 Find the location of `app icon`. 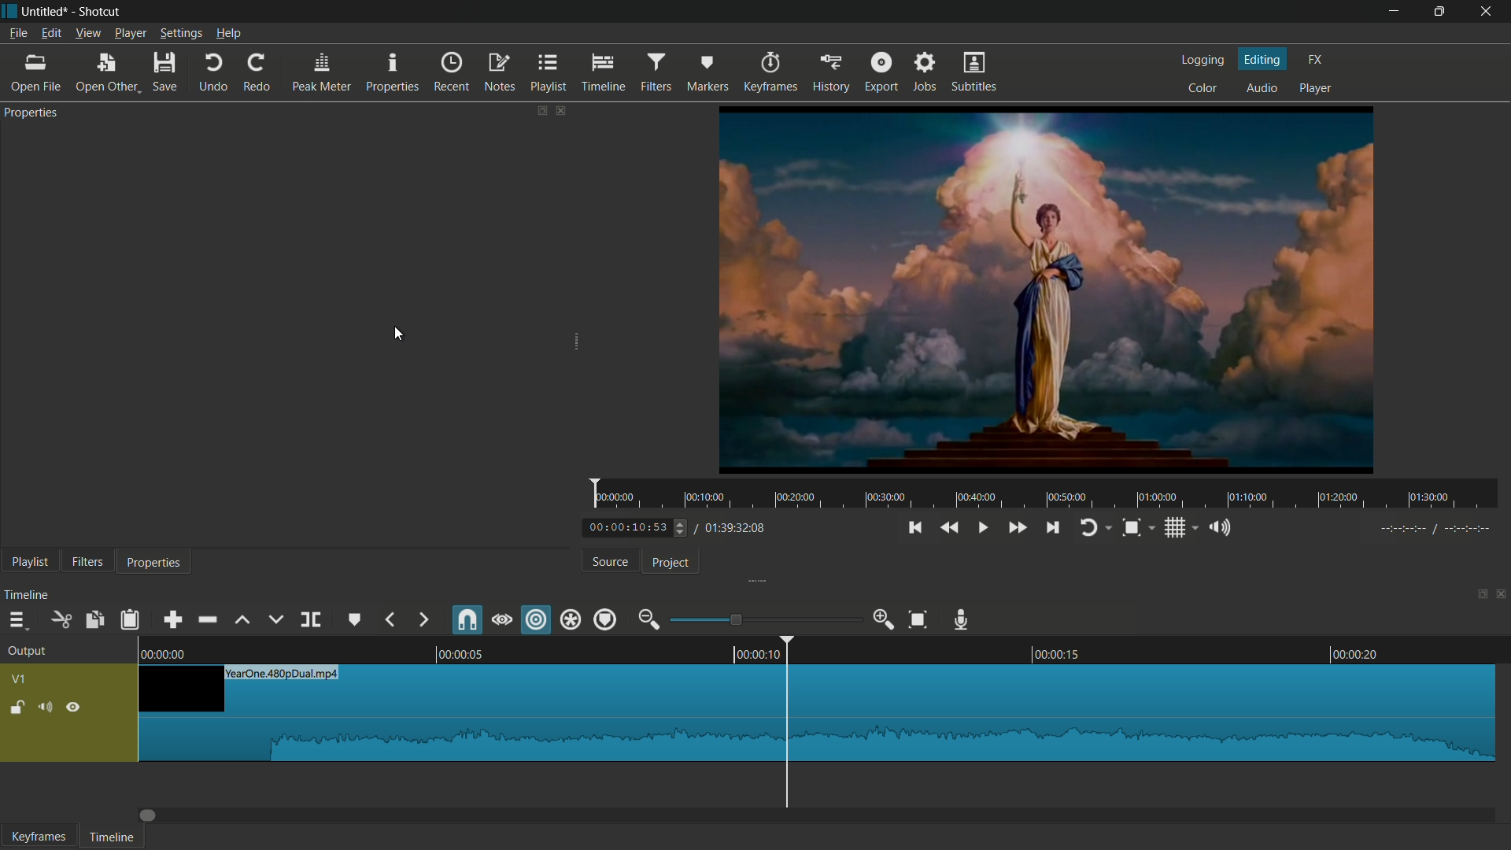

app icon is located at coordinates (9, 11).